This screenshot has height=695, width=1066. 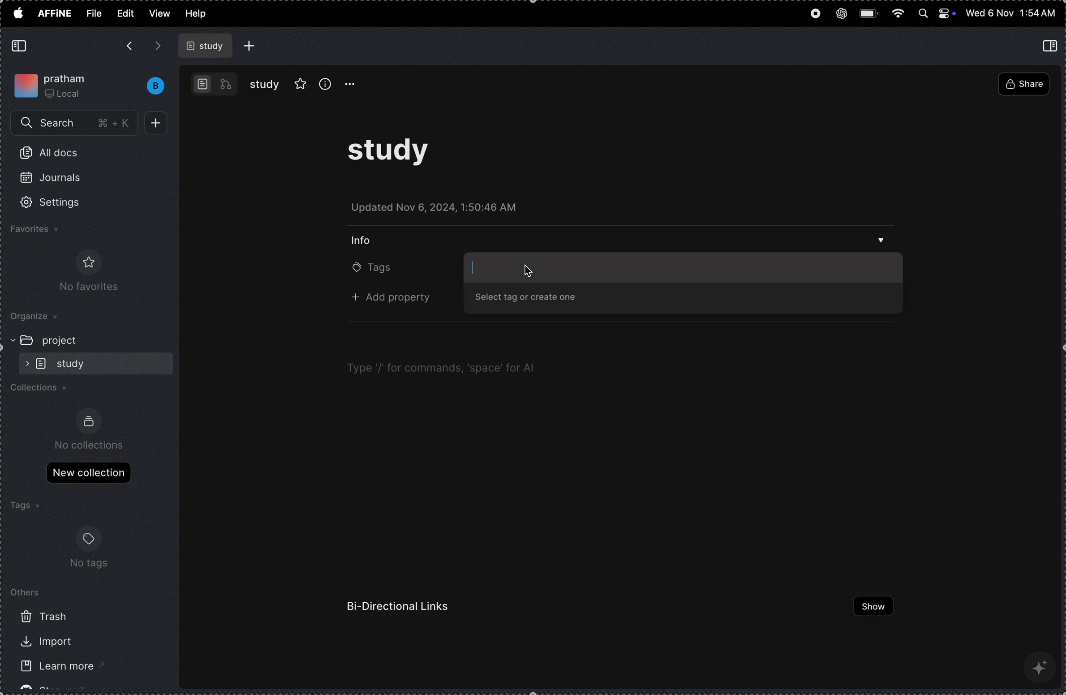 I want to click on trash, so click(x=44, y=616).